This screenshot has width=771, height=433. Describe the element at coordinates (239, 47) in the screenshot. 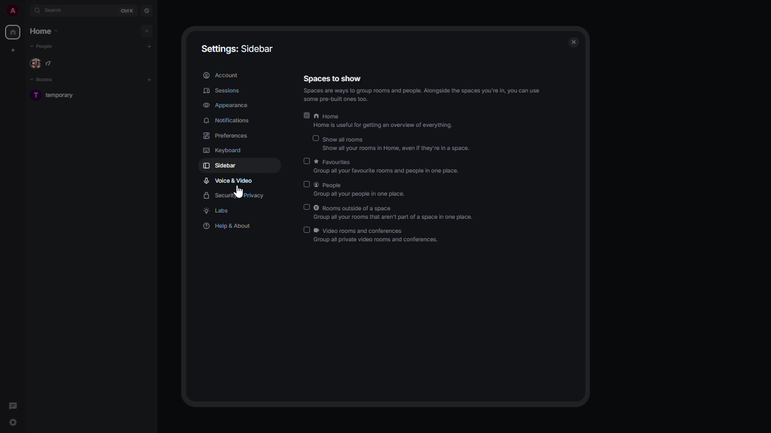

I see `settings: sidebar` at that location.